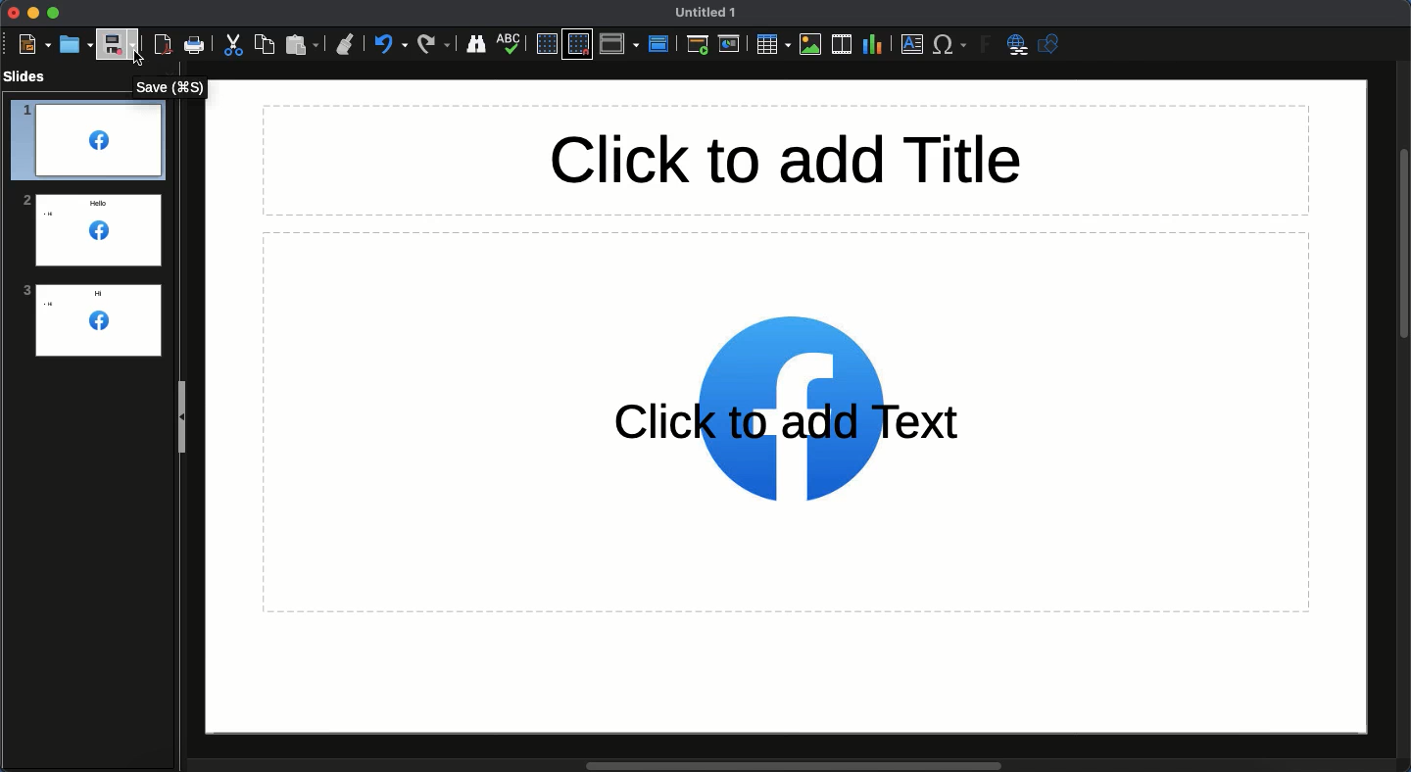  Describe the element at coordinates (27, 74) in the screenshot. I see `Slides` at that location.